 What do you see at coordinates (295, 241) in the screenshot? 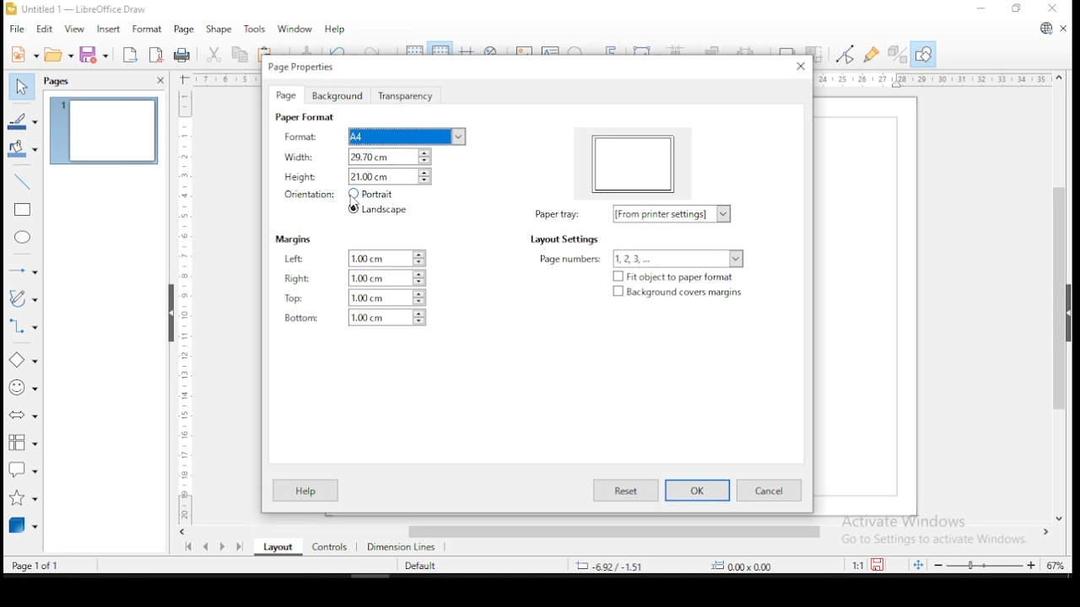
I see `margins` at bounding box center [295, 241].